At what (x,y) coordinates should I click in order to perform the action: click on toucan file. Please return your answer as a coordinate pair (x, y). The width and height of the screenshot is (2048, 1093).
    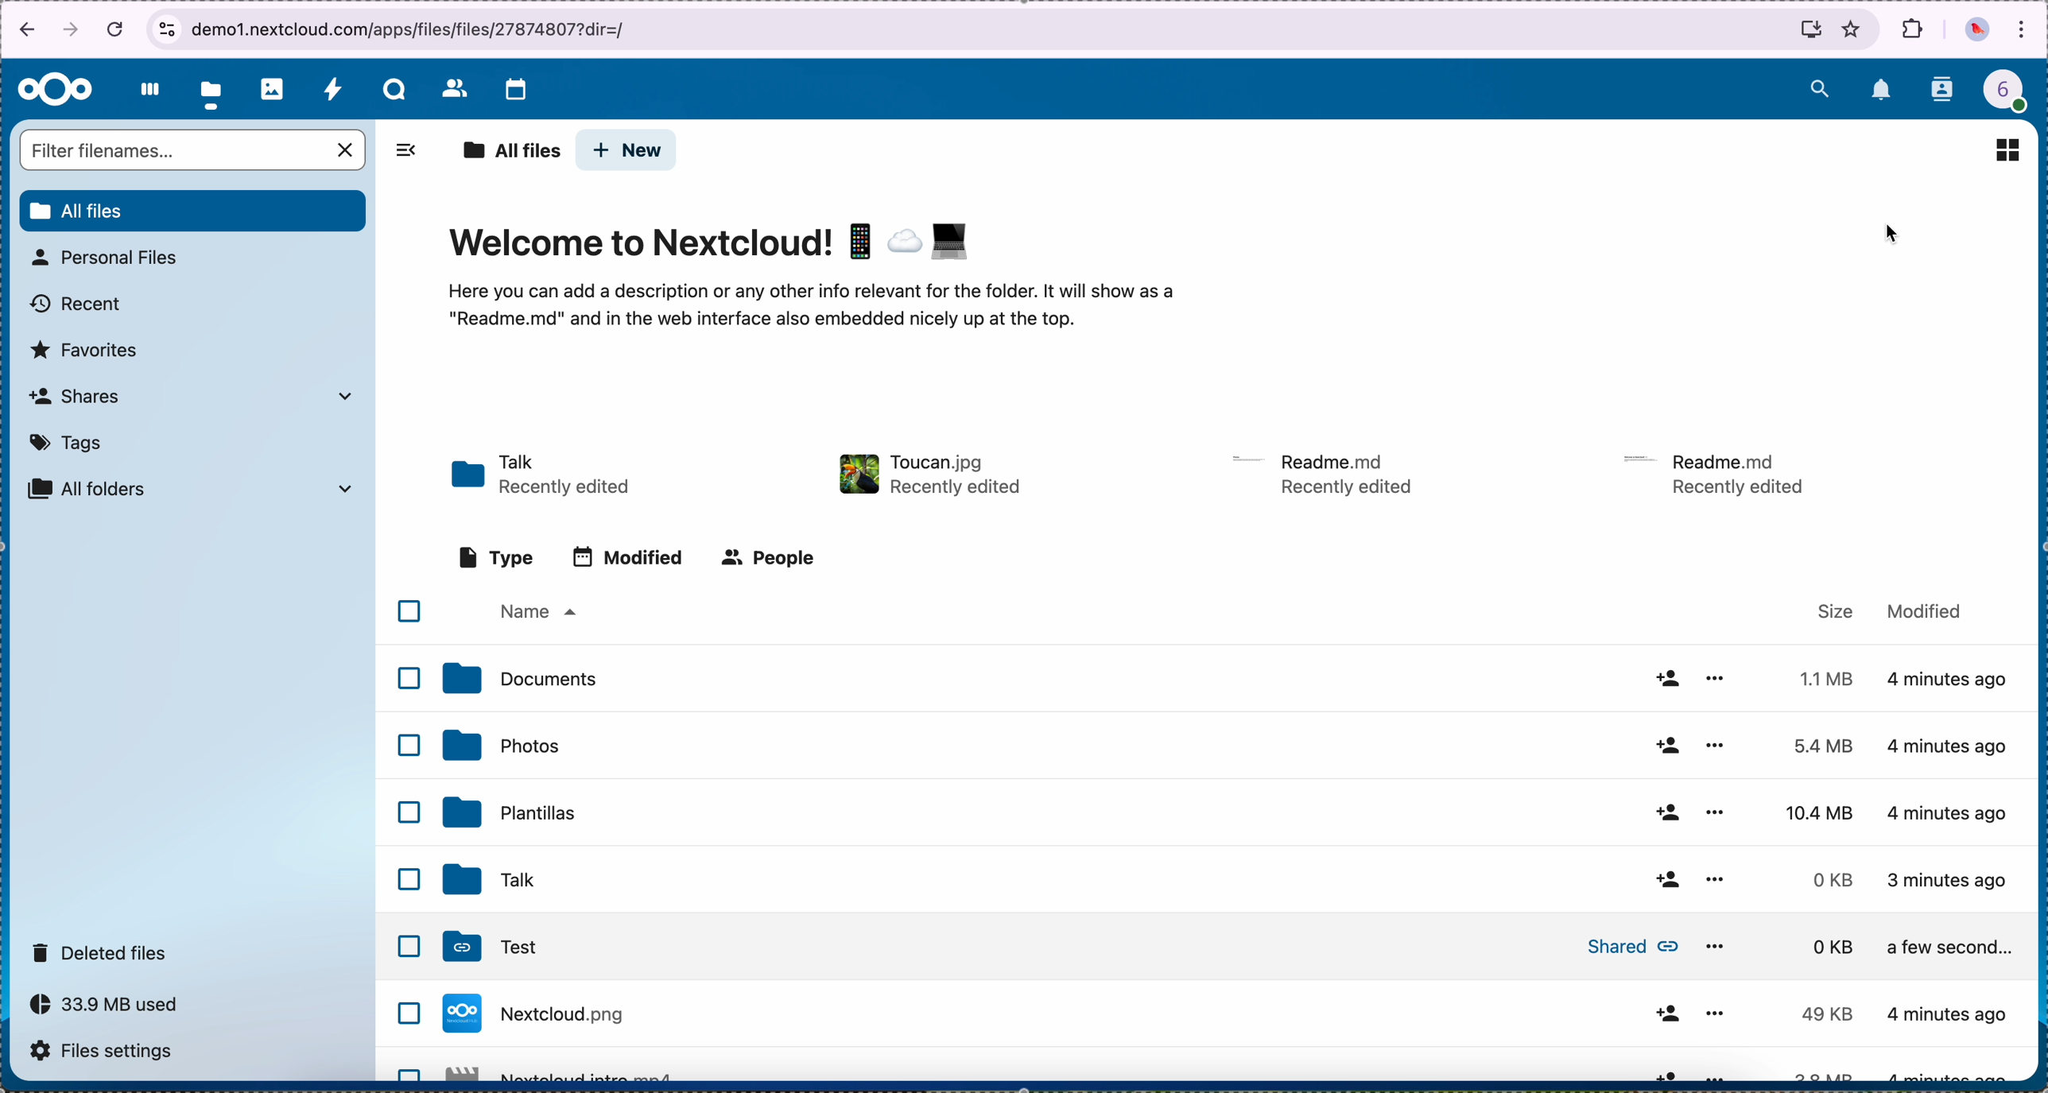
    Looking at the image, I should click on (925, 474).